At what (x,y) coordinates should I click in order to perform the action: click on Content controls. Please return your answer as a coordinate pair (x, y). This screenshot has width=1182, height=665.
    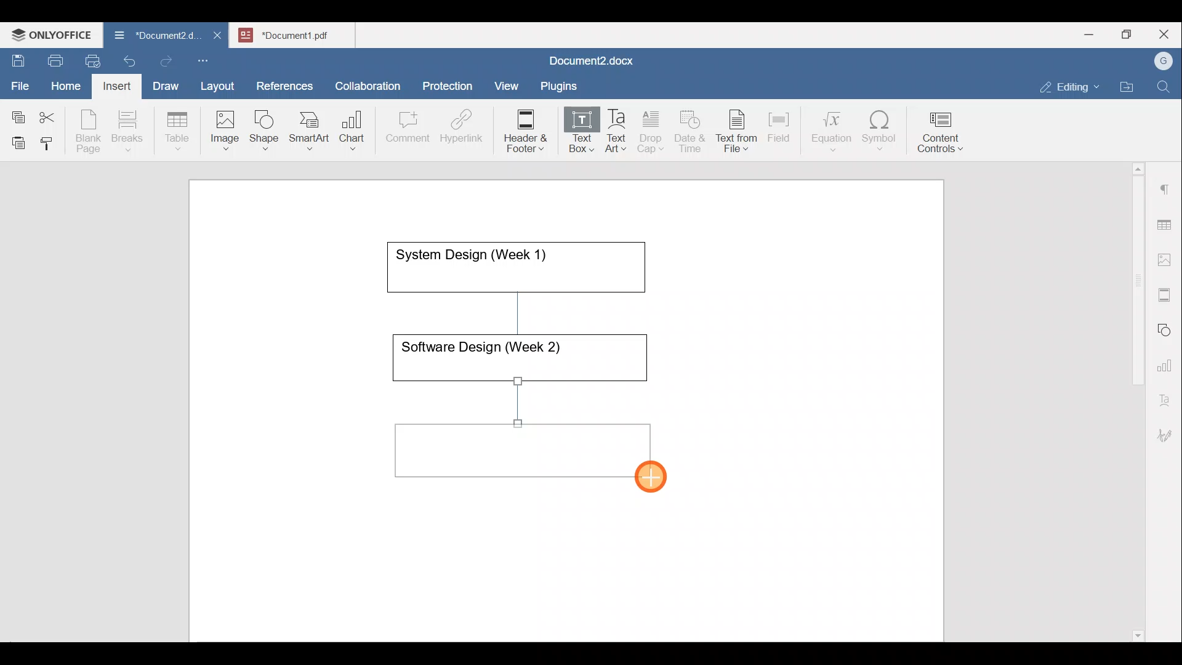
    Looking at the image, I should click on (943, 136).